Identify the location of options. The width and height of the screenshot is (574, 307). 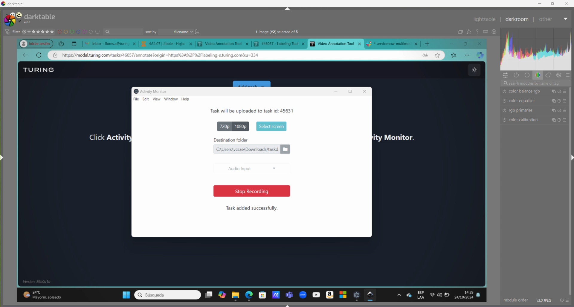
(399, 295).